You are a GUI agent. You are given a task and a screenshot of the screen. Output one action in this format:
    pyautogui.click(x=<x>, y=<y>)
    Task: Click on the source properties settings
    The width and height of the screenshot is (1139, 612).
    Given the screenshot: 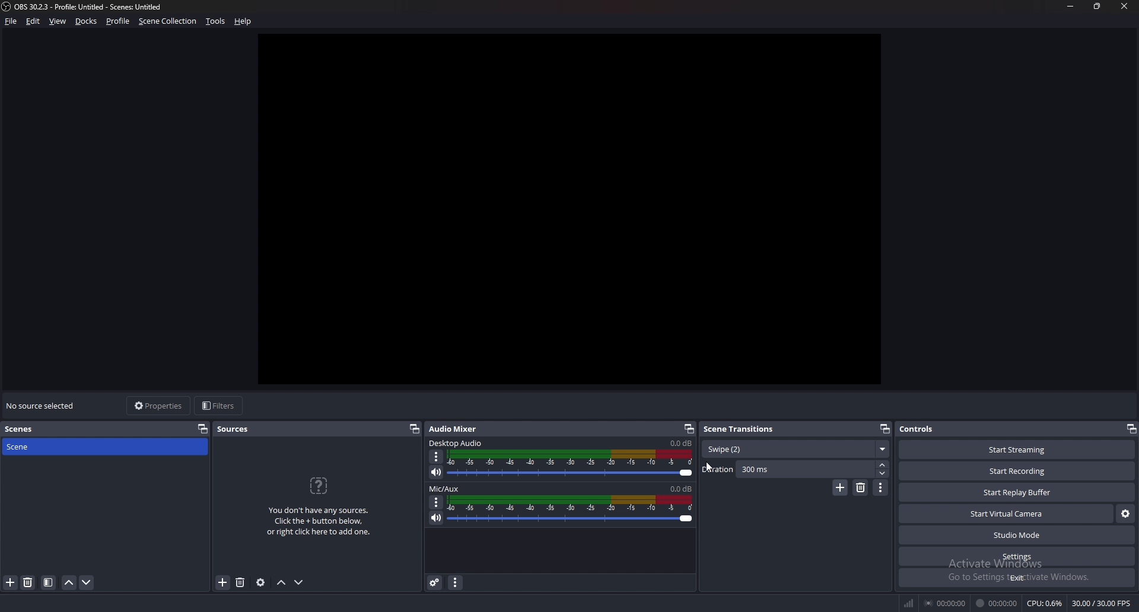 What is the action you would take?
    pyautogui.click(x=262, y=582)
    